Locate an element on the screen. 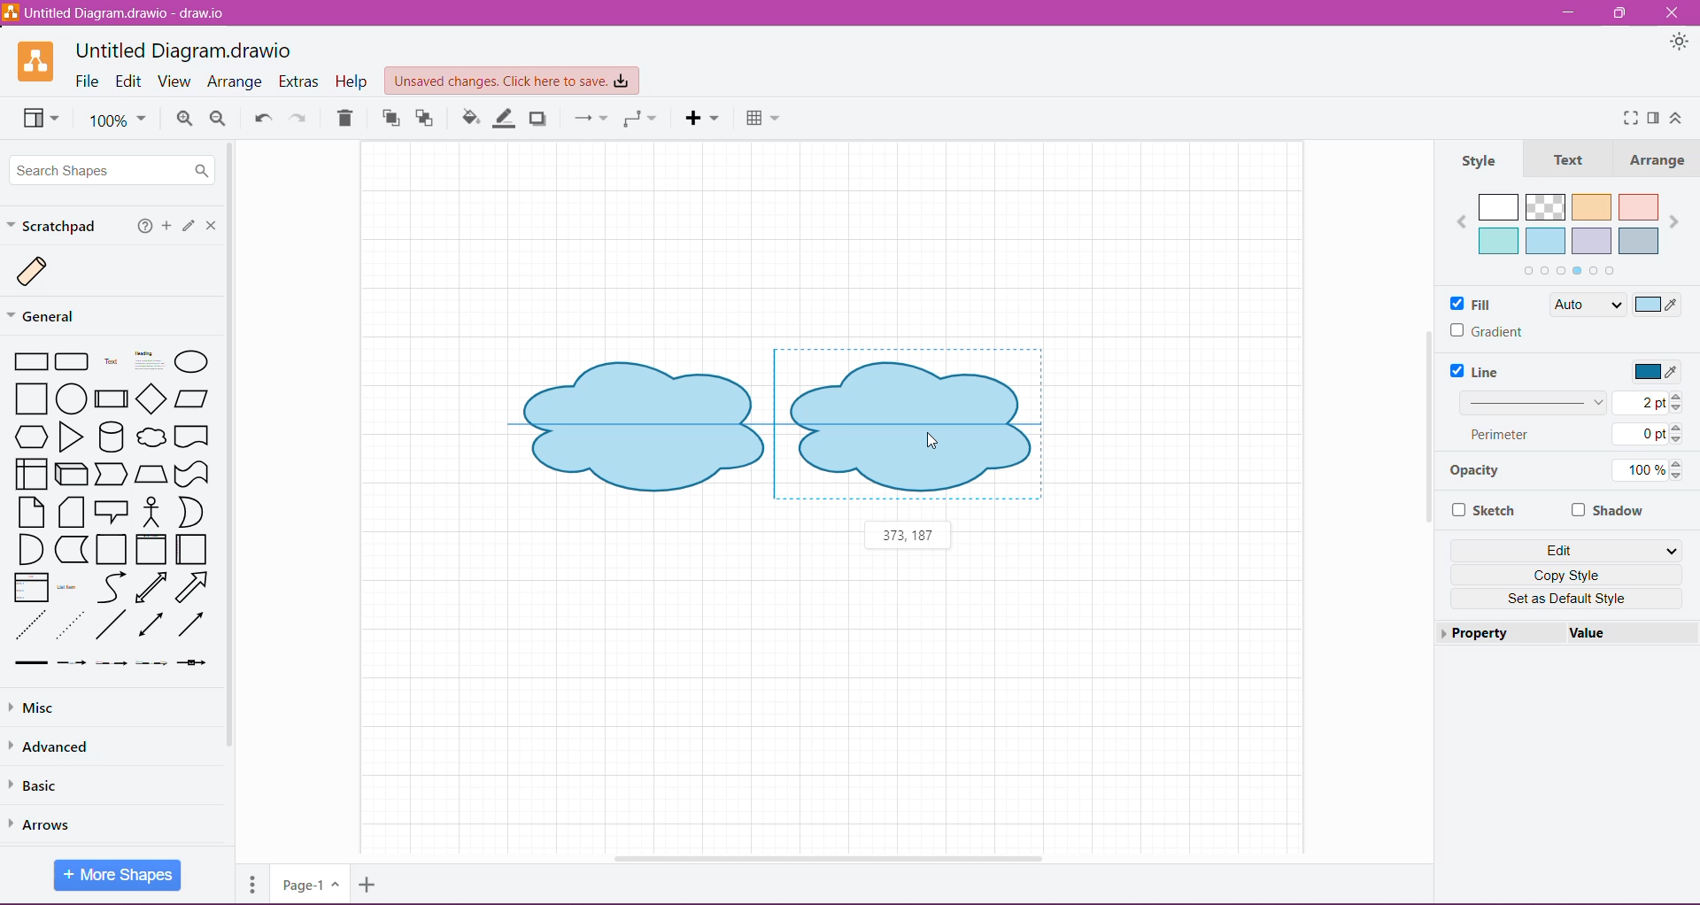 The image size is (1700, 905). More Shapes is located at coordinates (117, 877).